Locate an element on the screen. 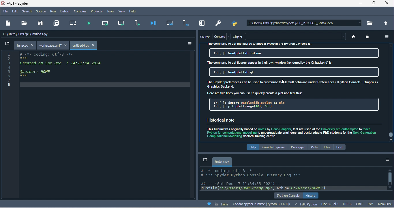 This screenshot has height=208, width=394. plots is located at coordinates (315, 148).